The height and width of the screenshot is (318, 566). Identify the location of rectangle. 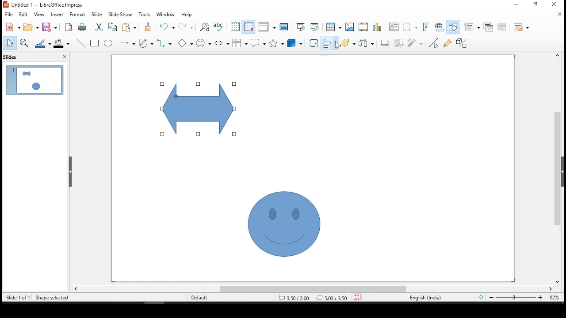
(96, 44).